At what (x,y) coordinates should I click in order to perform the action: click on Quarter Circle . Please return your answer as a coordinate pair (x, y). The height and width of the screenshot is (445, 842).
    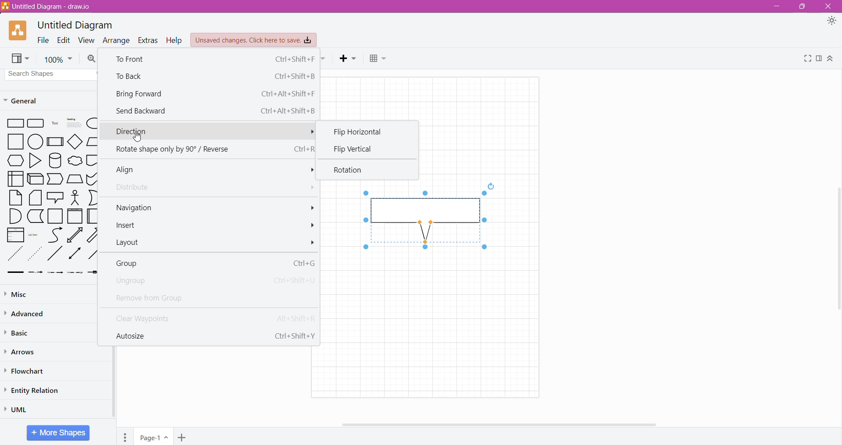
    Looking at the image, I should click on (14, 216).